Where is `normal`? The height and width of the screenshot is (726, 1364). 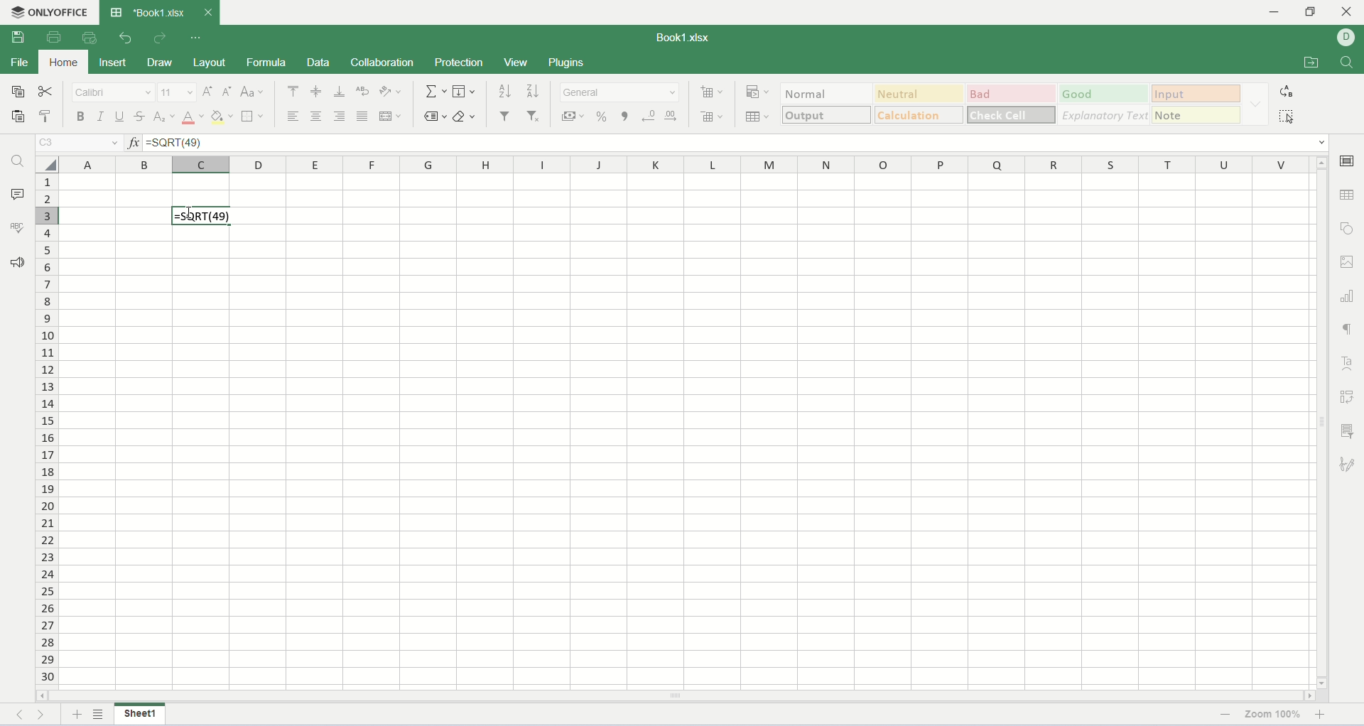 normal is located at coordinates (826, 95).